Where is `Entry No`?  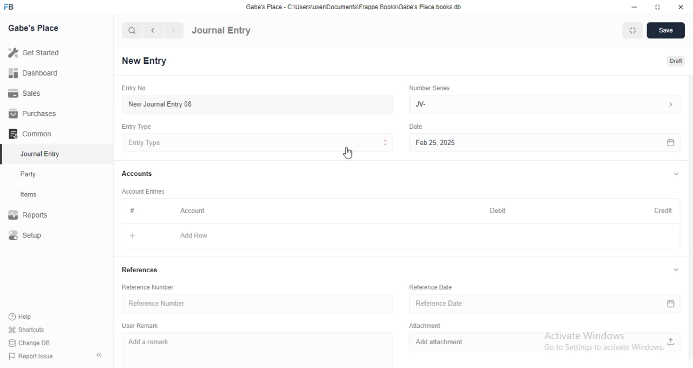 Entry No is located at coordinates (133, 87).